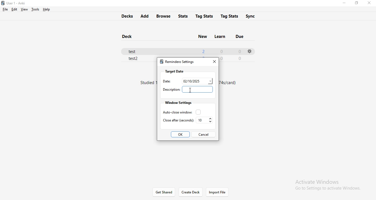 This screenshot has width=376, height=200. Describe the element at coordinates (178, 120) in the screenshot. I see `close after seconds` at that location.